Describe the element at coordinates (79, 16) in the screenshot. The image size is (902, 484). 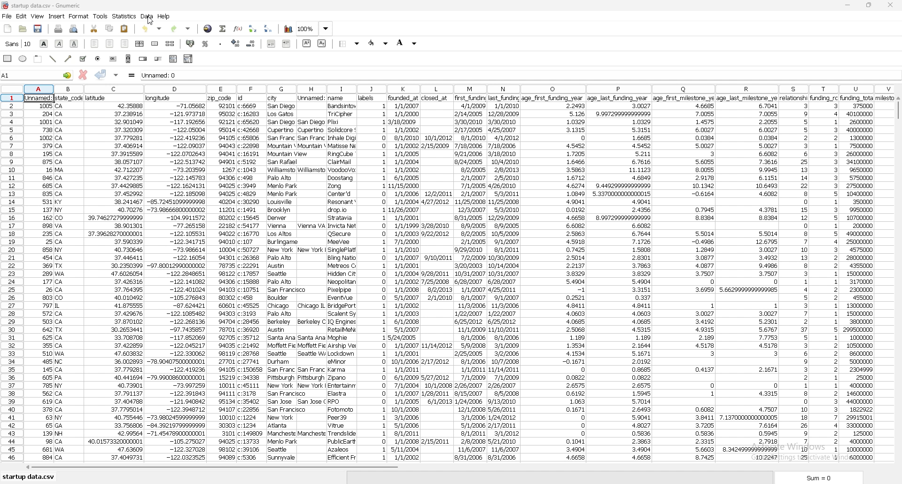
I see `format` at that location.